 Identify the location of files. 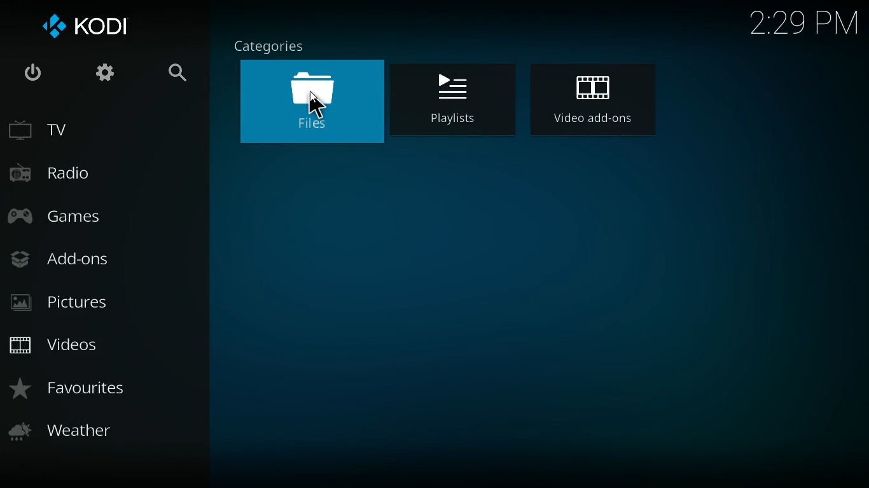
(311, 102).